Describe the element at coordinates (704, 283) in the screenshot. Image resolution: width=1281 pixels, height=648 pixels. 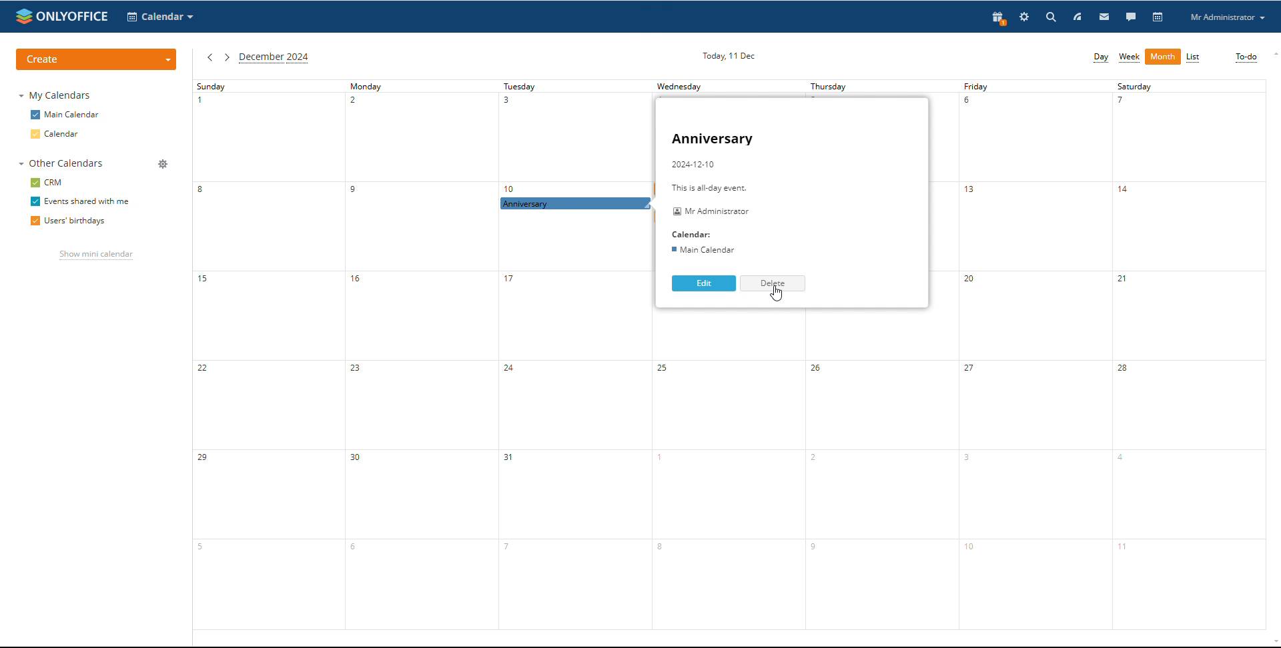
I see `edit` at that location.